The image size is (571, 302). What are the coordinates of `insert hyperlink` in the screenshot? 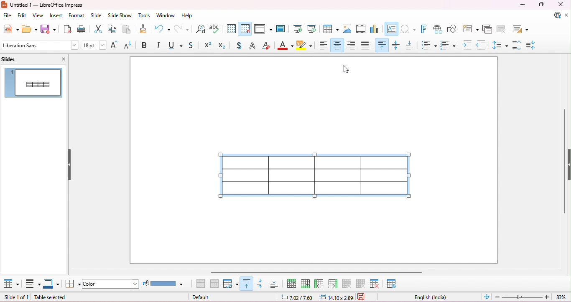 It's located at (438, 29).